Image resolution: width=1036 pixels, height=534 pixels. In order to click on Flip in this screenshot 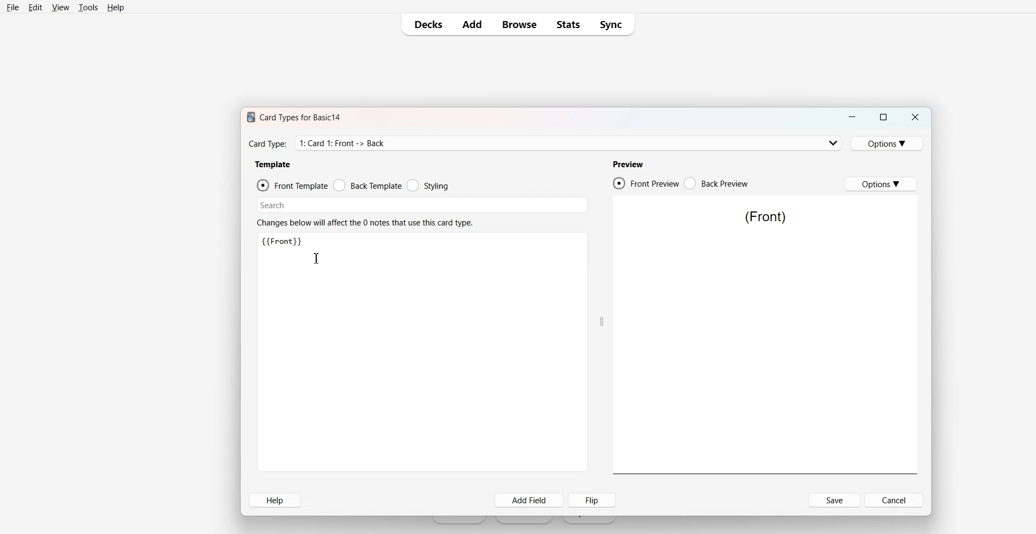, I will do `click(592, 500)`.